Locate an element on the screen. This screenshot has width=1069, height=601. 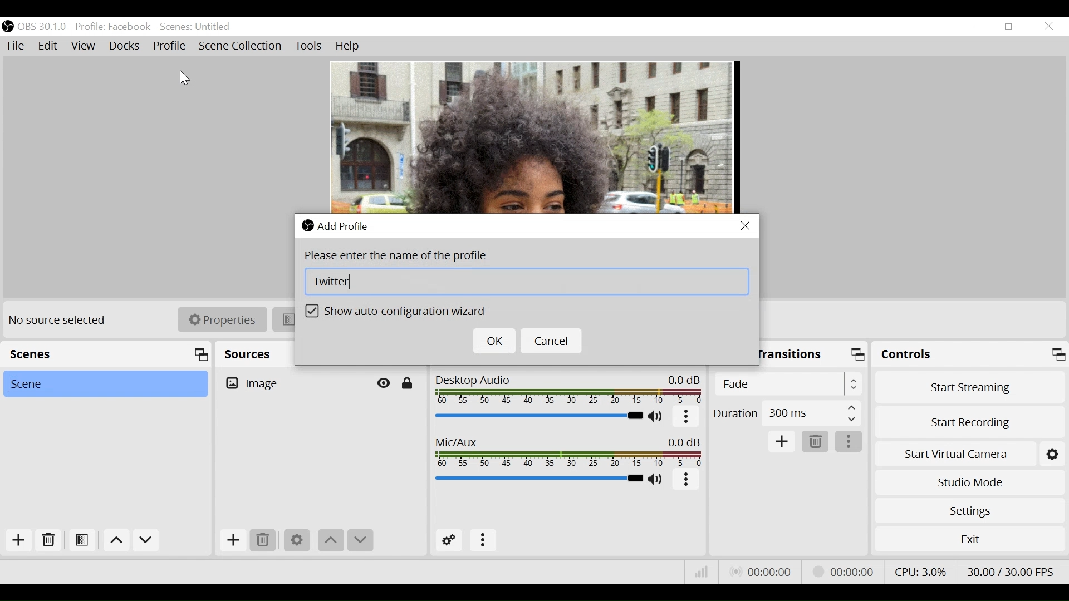
Scenes Name is located at coordinates (203, 27).